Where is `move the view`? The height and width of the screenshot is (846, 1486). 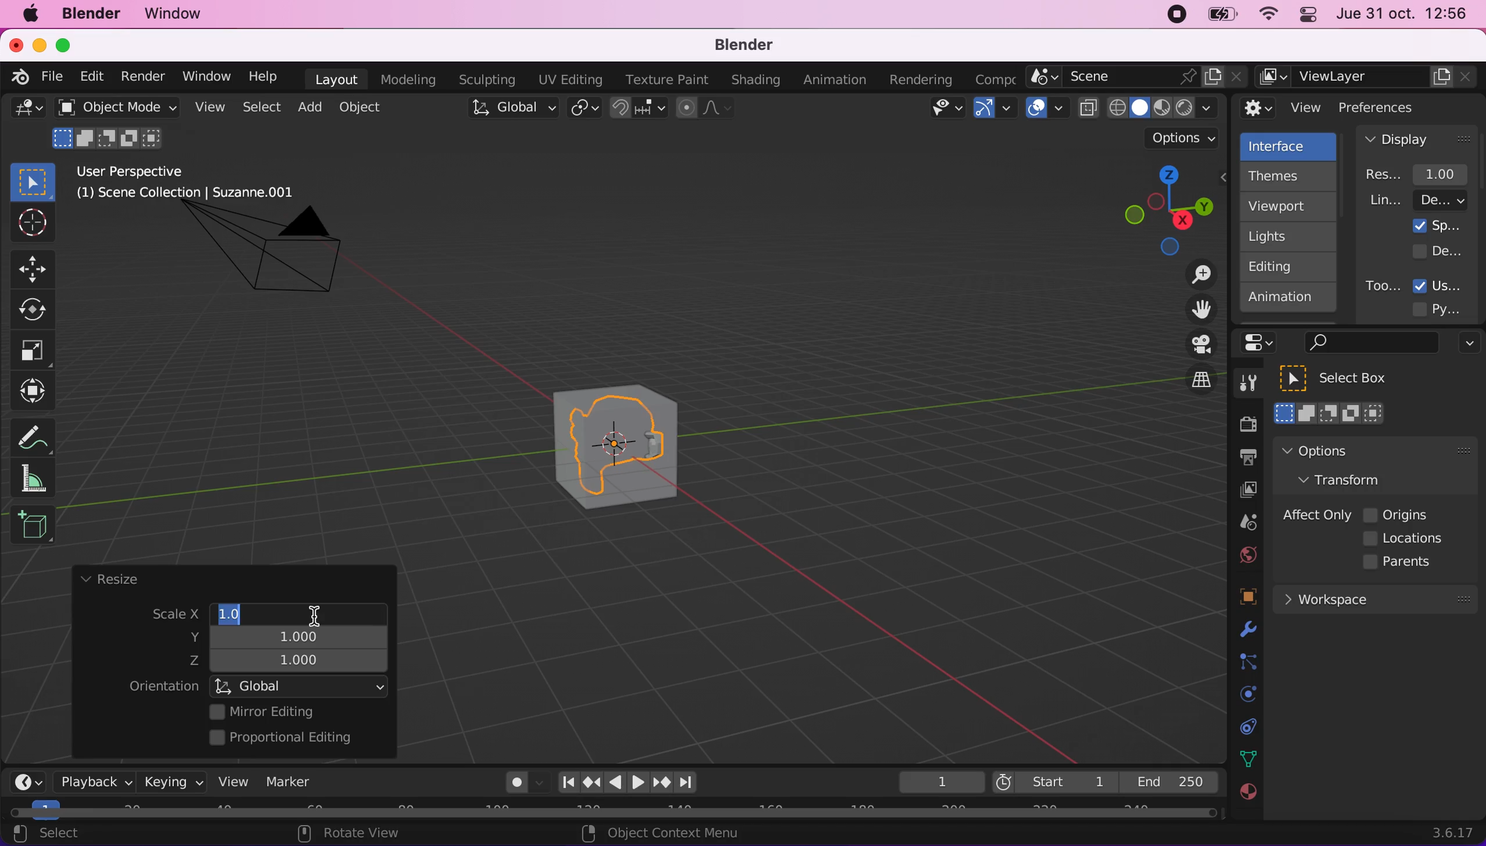
move the view is located at coordinates (1192, 310).